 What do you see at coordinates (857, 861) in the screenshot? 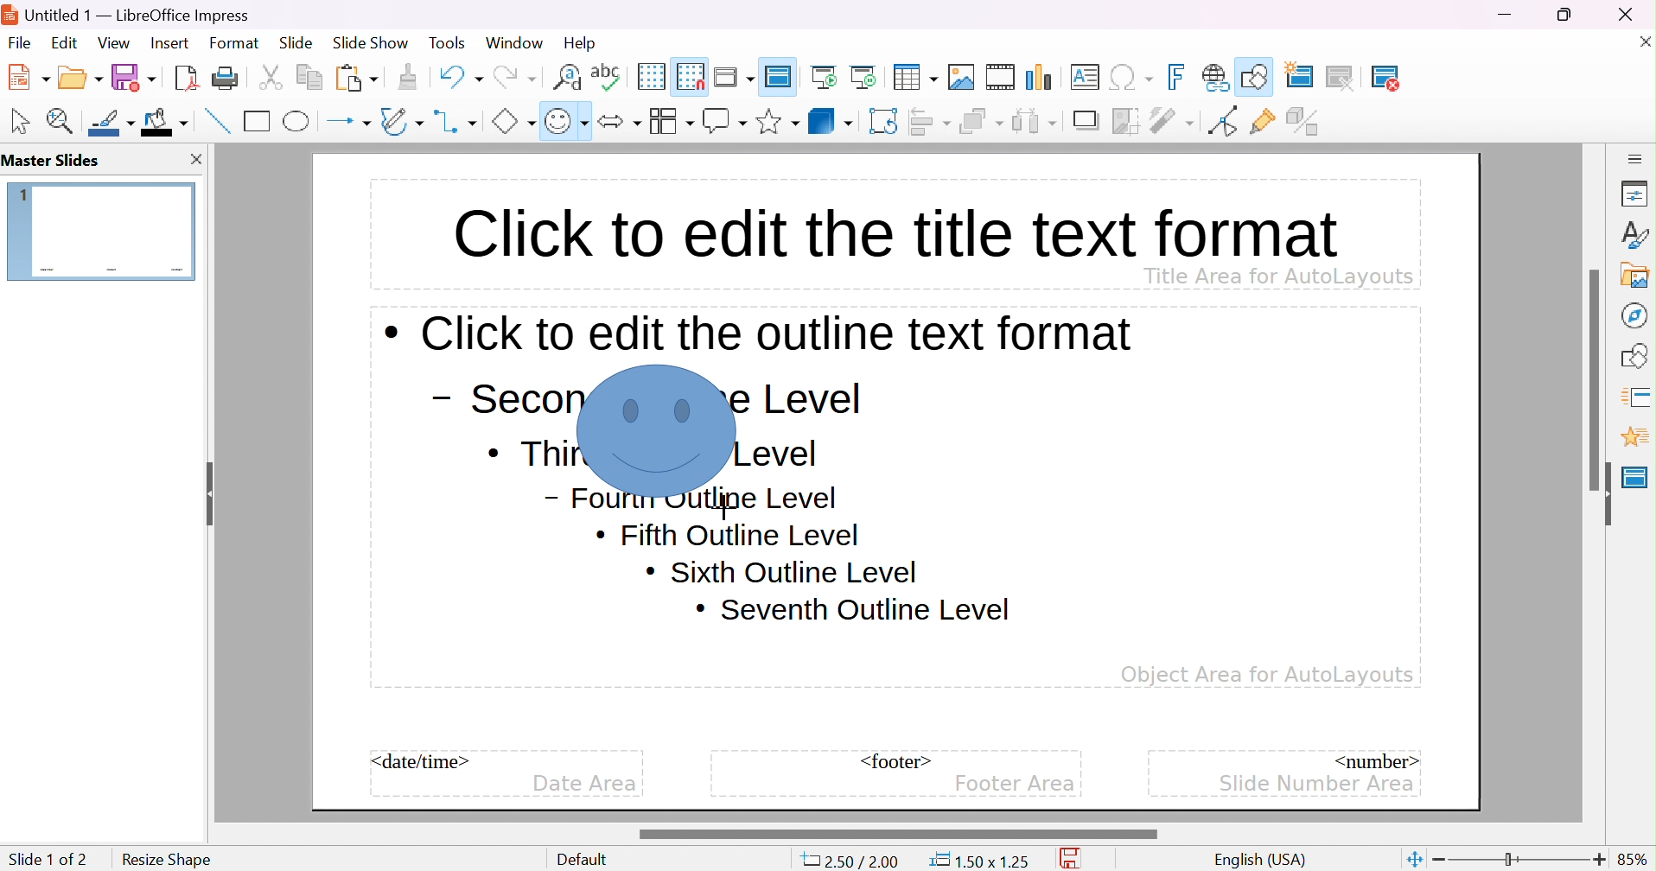
I see `-0.96/0.09` at bounding box center [857, 861].